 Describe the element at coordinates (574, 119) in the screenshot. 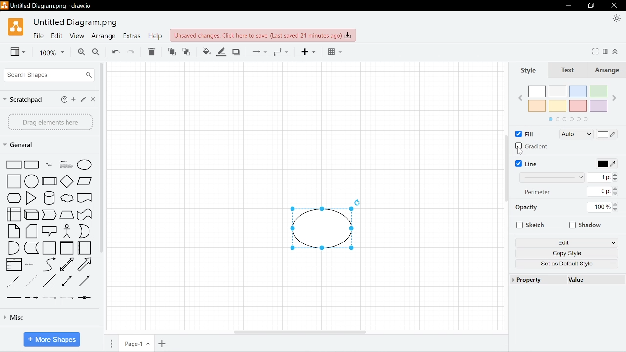

I see `Color palette navigation` at that location.